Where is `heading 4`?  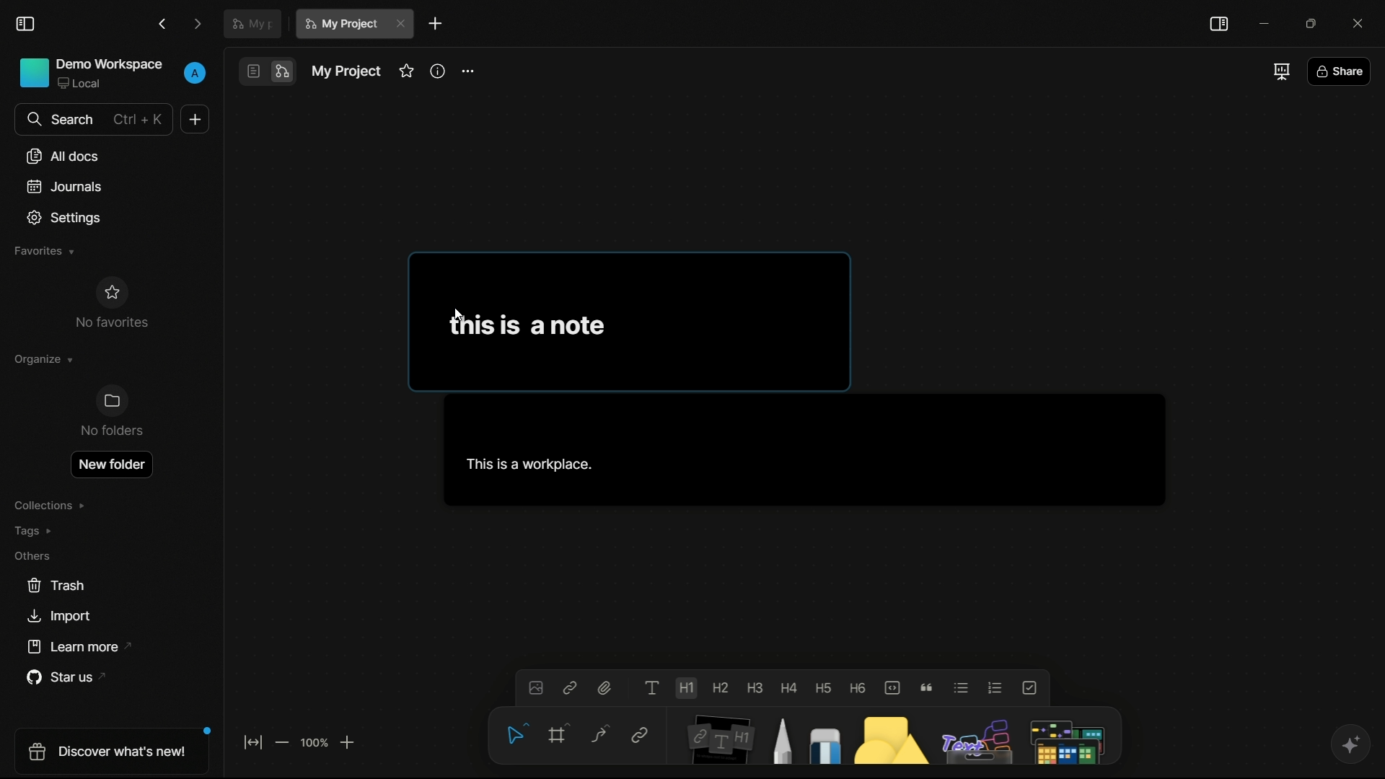
heading 4 is located at coordinates (791, 684).